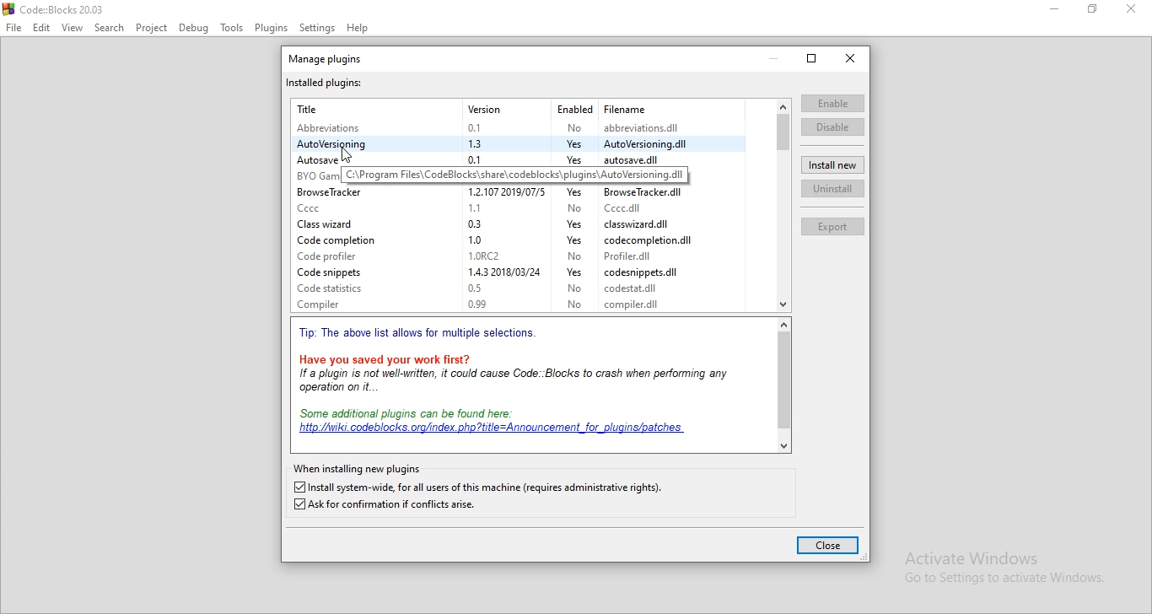 Image resolution: width=1152 pixels, height=614 pixels. I want to click on Class wizard, so click(334, 224).